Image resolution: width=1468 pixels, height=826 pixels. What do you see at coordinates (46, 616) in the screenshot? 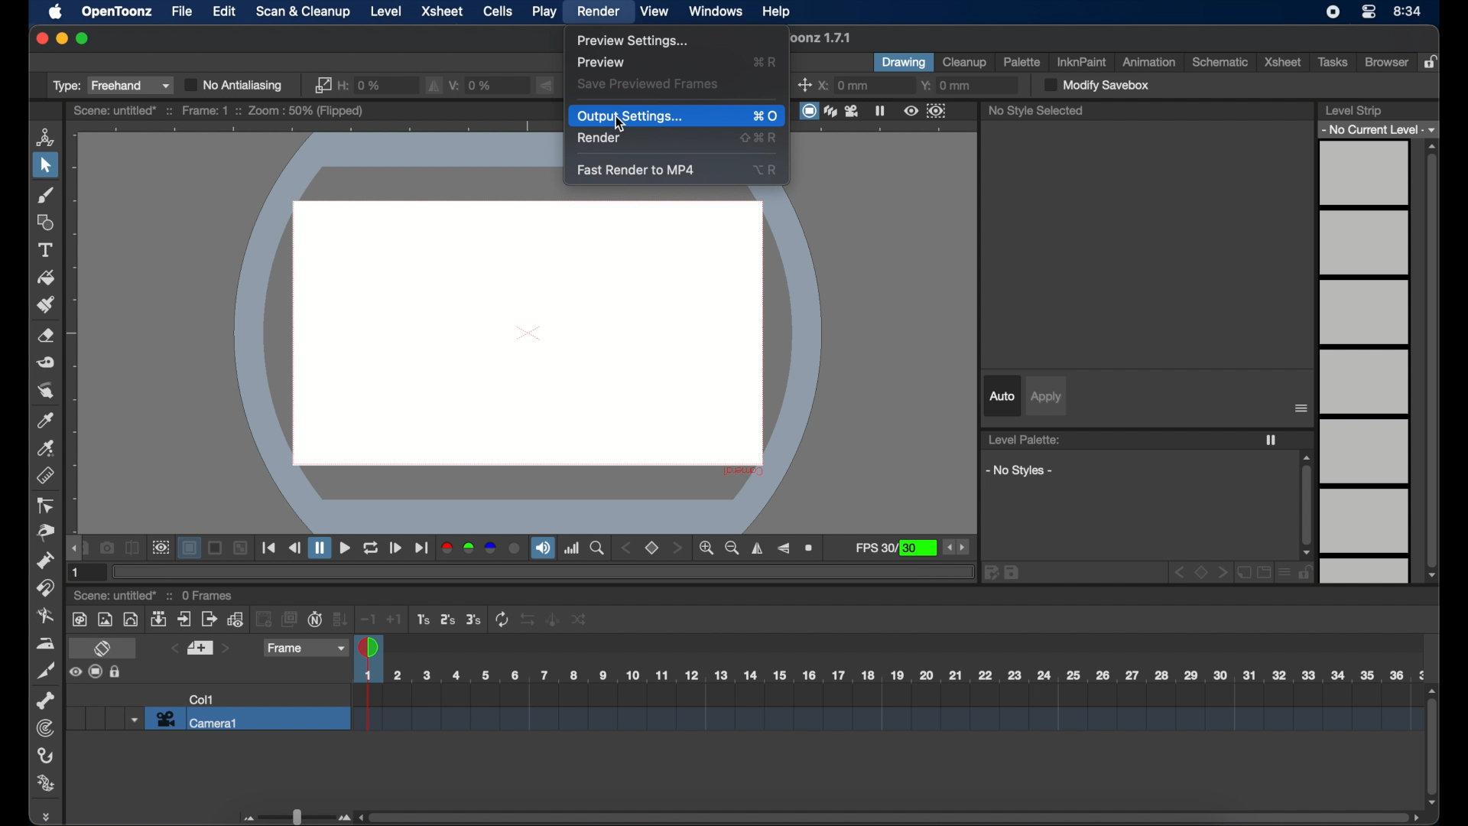
I see `blender tool` at bounding box center [46, 616].